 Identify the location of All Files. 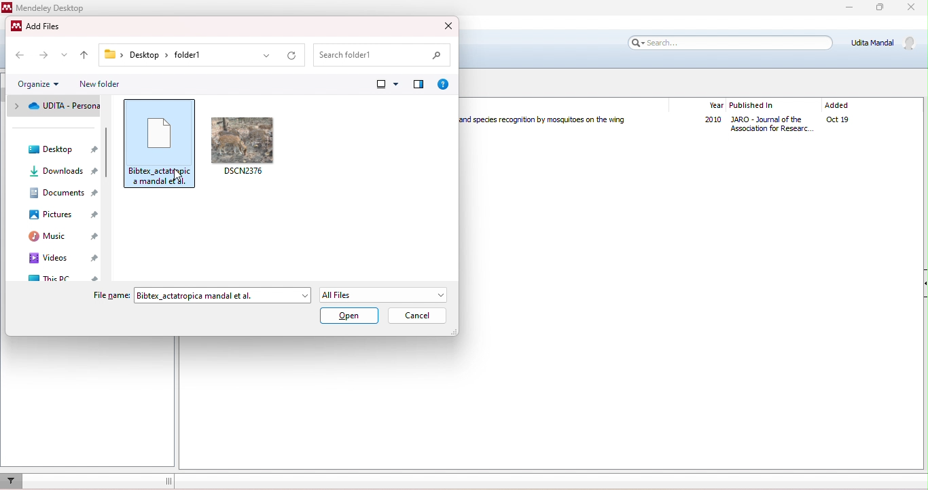
(384, 294).